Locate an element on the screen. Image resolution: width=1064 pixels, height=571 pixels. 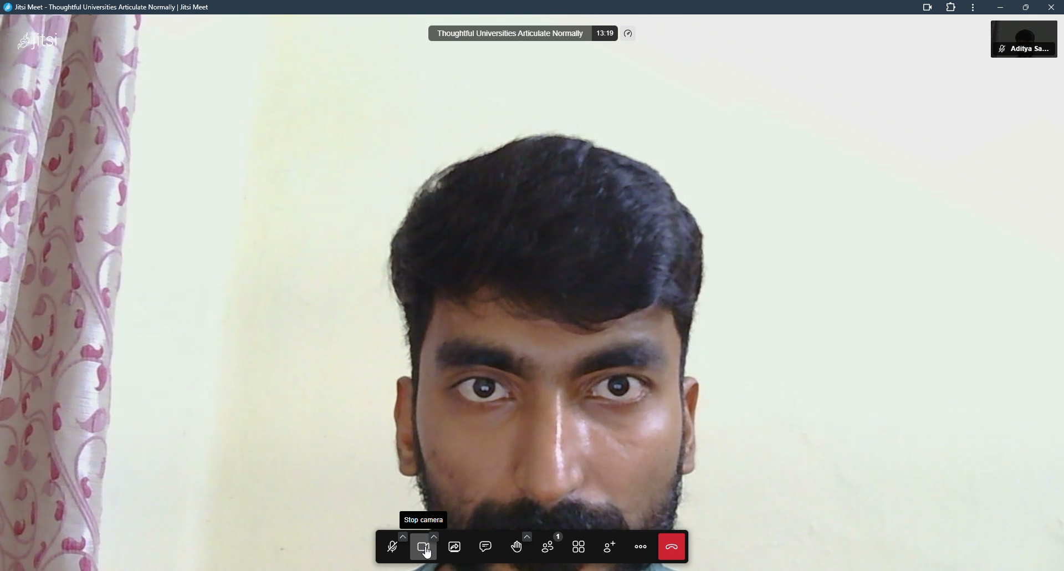
Microphone is located at coordinates (392, 547).